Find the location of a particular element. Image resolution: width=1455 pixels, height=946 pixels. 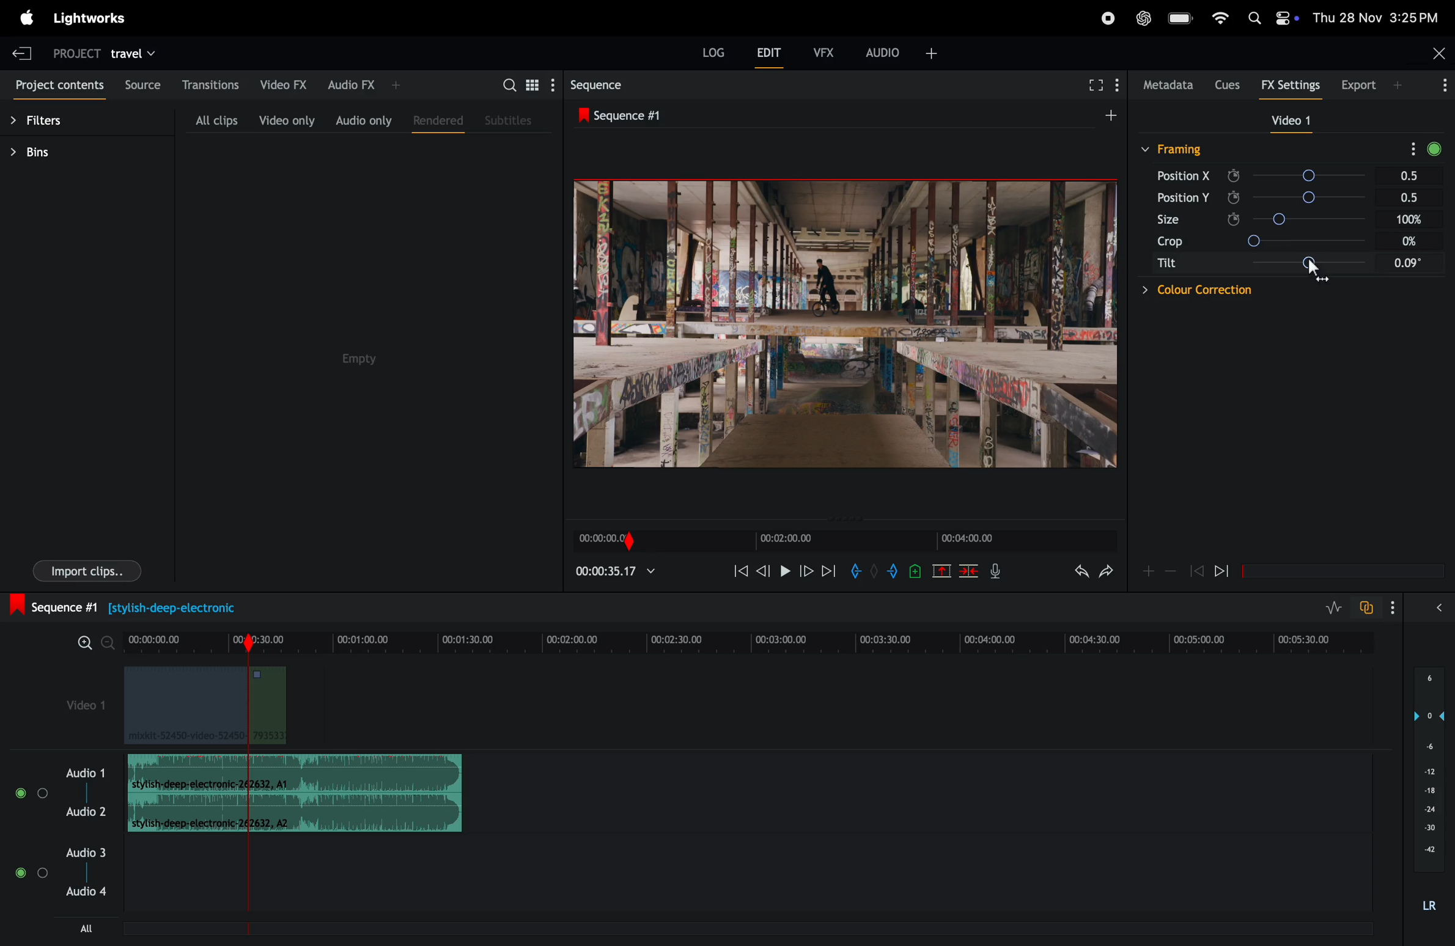

add in mark is located at coordinates (857, 574).